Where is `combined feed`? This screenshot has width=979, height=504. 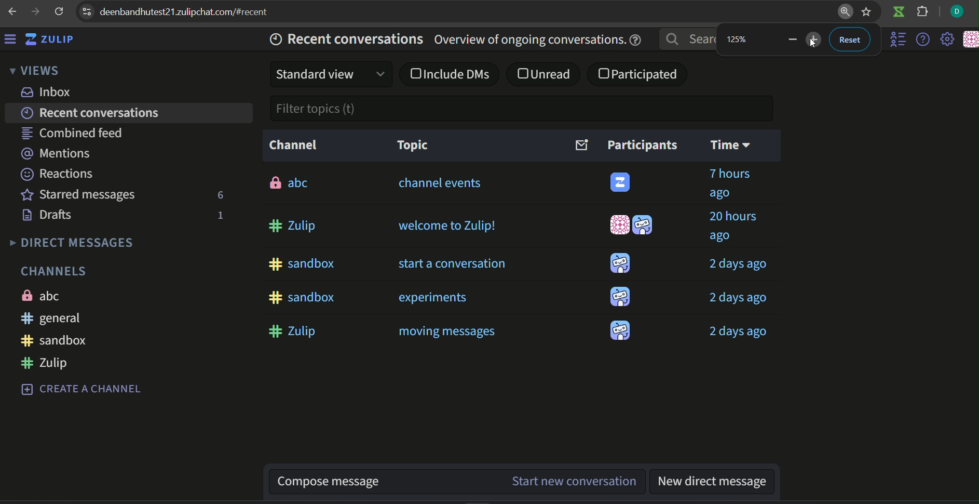 combined feed is located at coordinates (74, 131).